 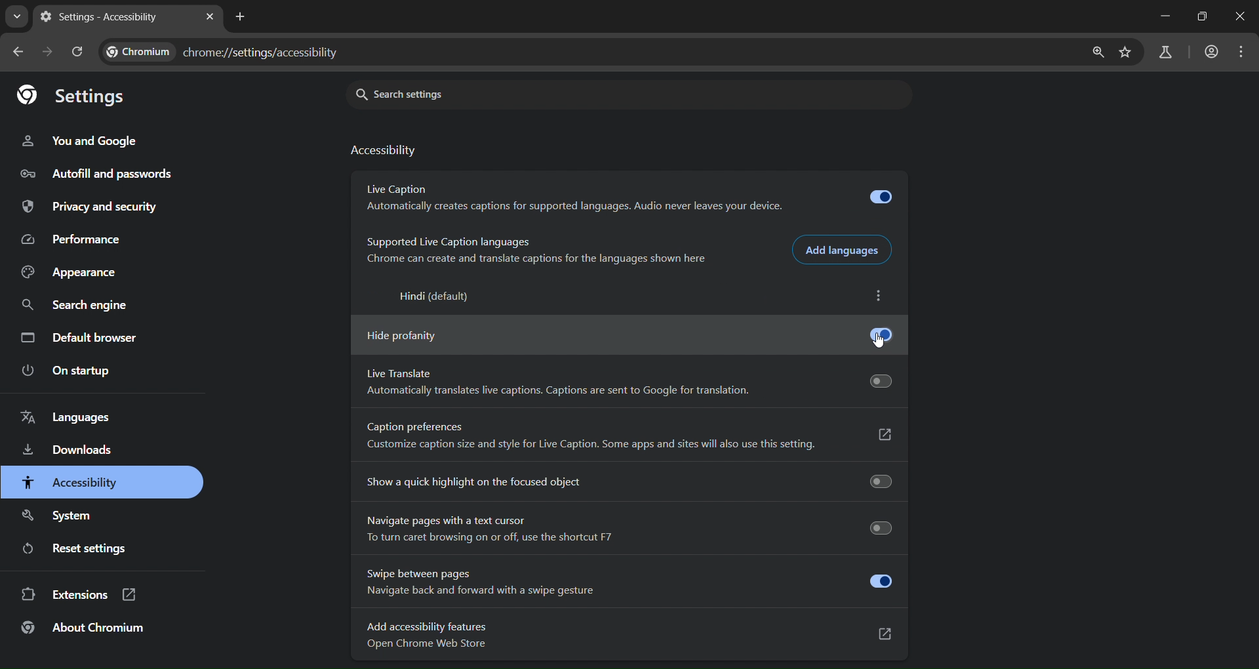 What do you see at coordinates (627, 384) in the screenshot?
I see `Live Translate
Automatically translates live captions. Captions are sent to Google for translation.` at bounding box center [627, 384].